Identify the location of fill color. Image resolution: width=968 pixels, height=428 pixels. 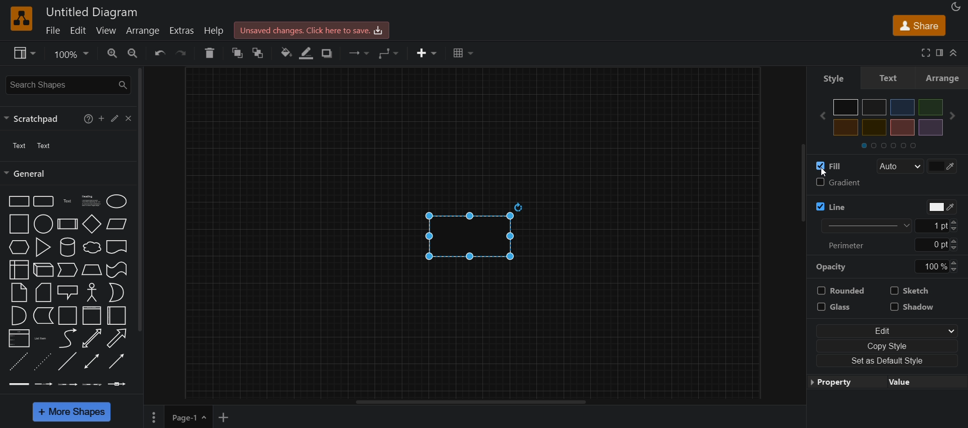
(942, 166).